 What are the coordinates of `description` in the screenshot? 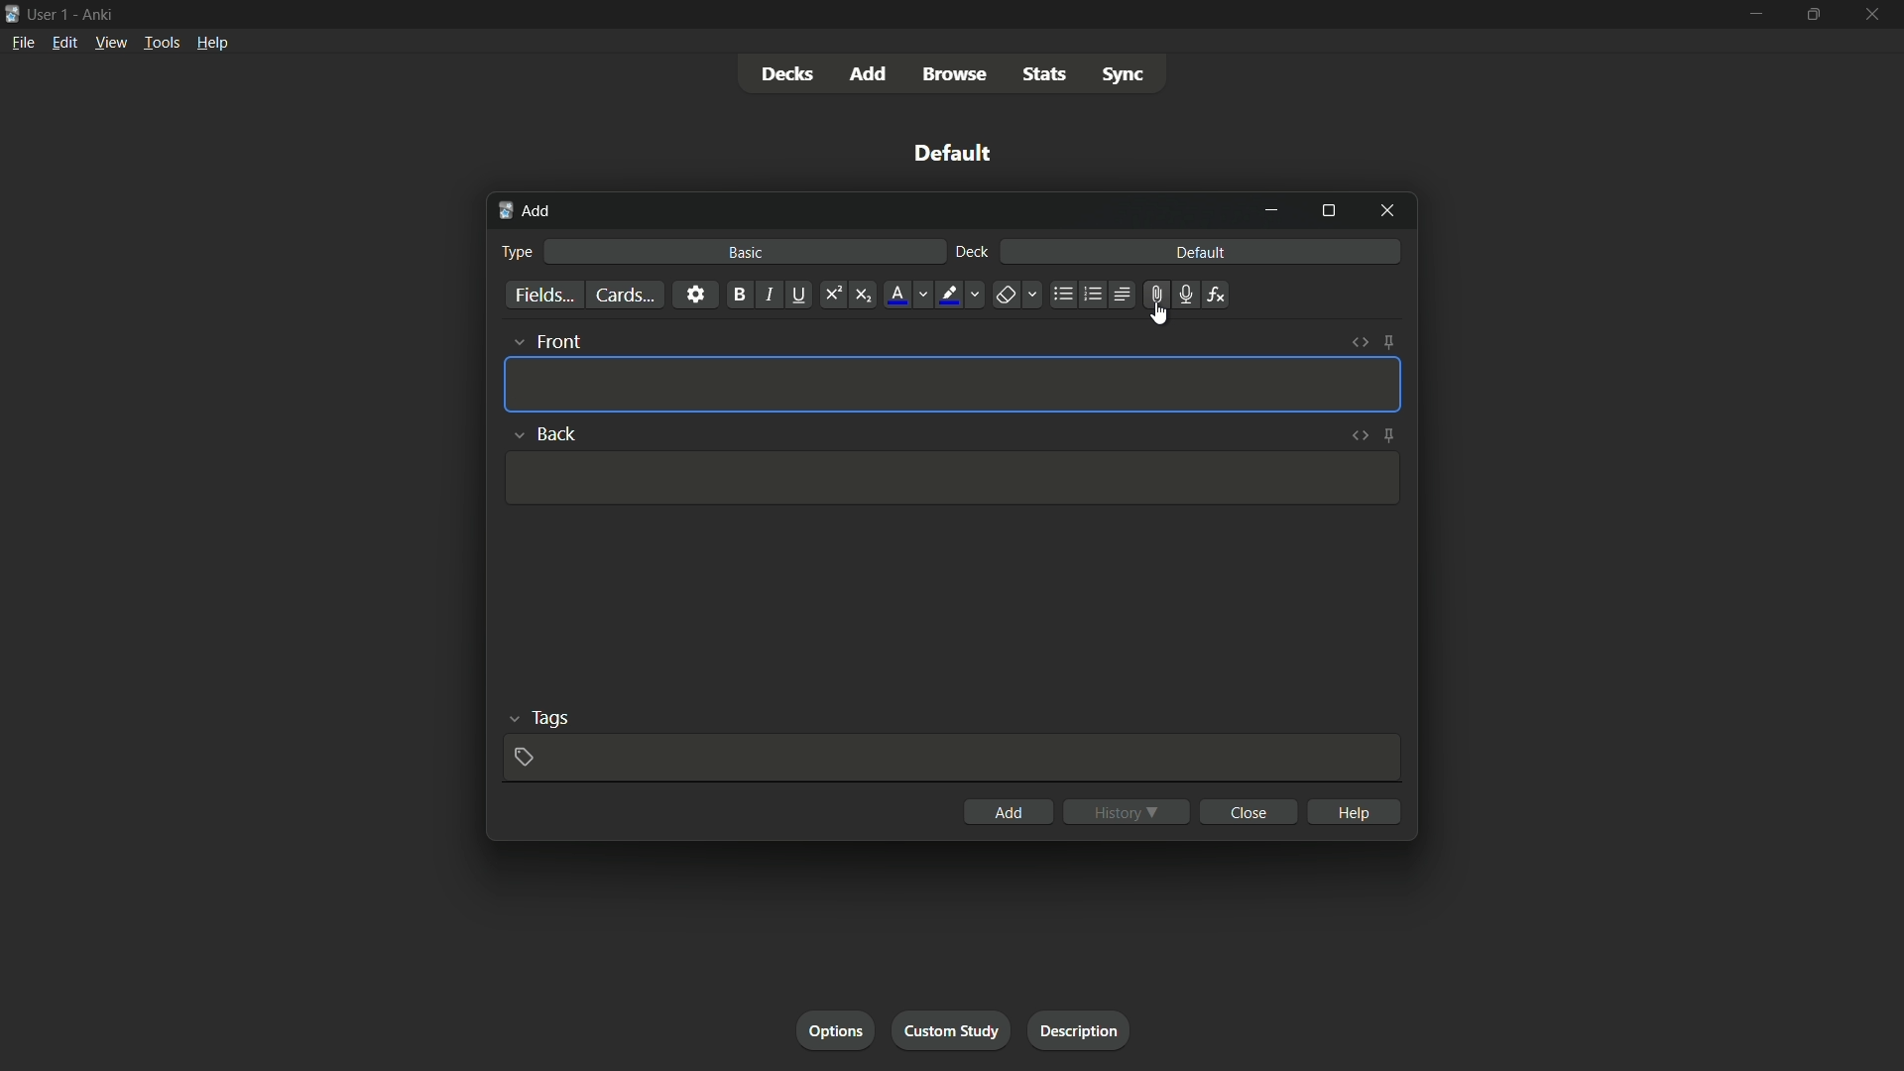 It's located at (1075, 1027).